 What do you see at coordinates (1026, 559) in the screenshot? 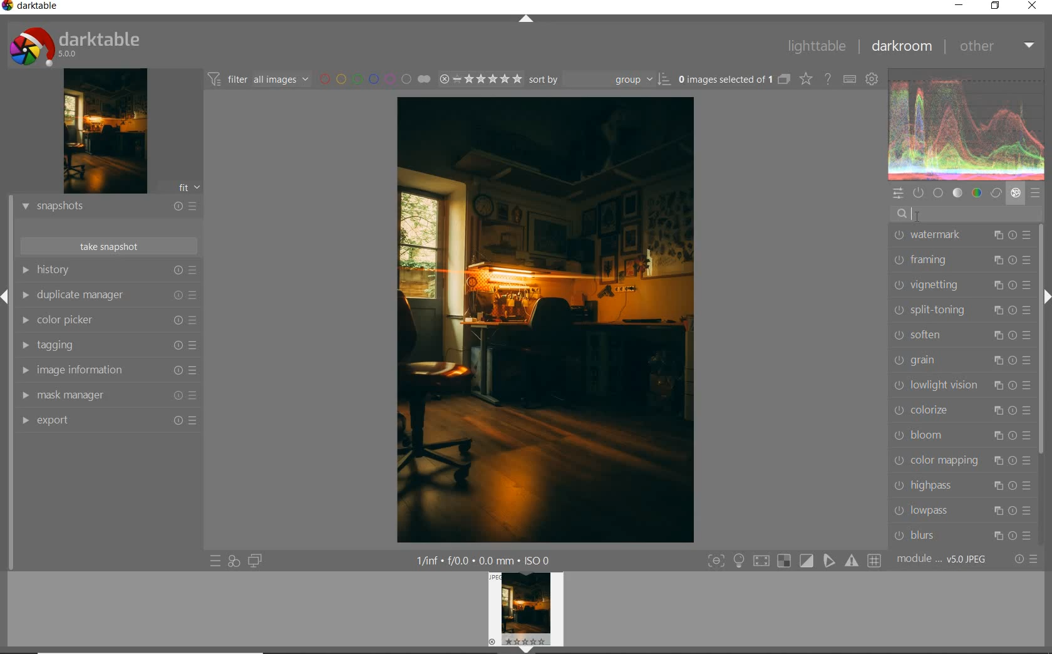
I see `reset or presets & preferences` at bounding box center [1026, 559].